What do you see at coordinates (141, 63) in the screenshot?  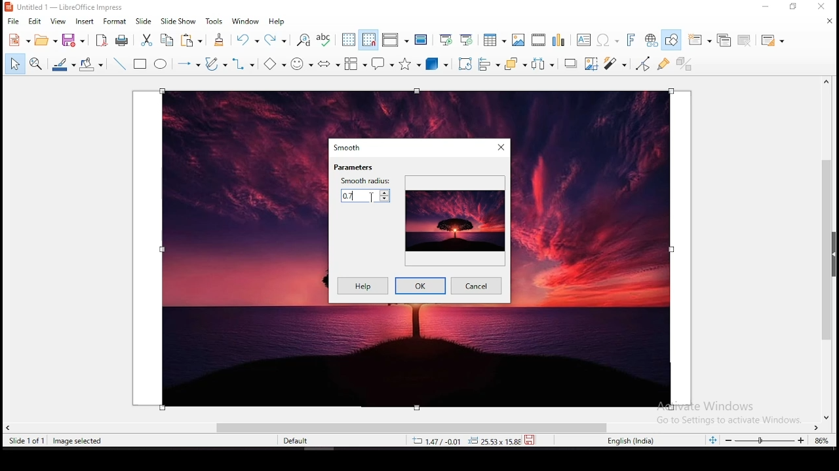 I see `rectangle tool` at bounding box center [141, 63].